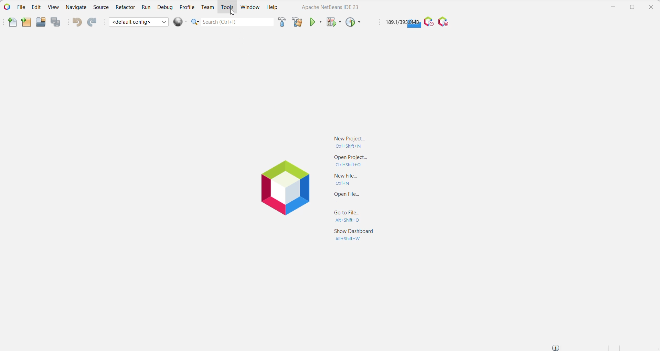 The width and height of the screenshot is (660, 351). Describe the element at coordinates (53, 8) in the screenshot. I see `View` at that location.